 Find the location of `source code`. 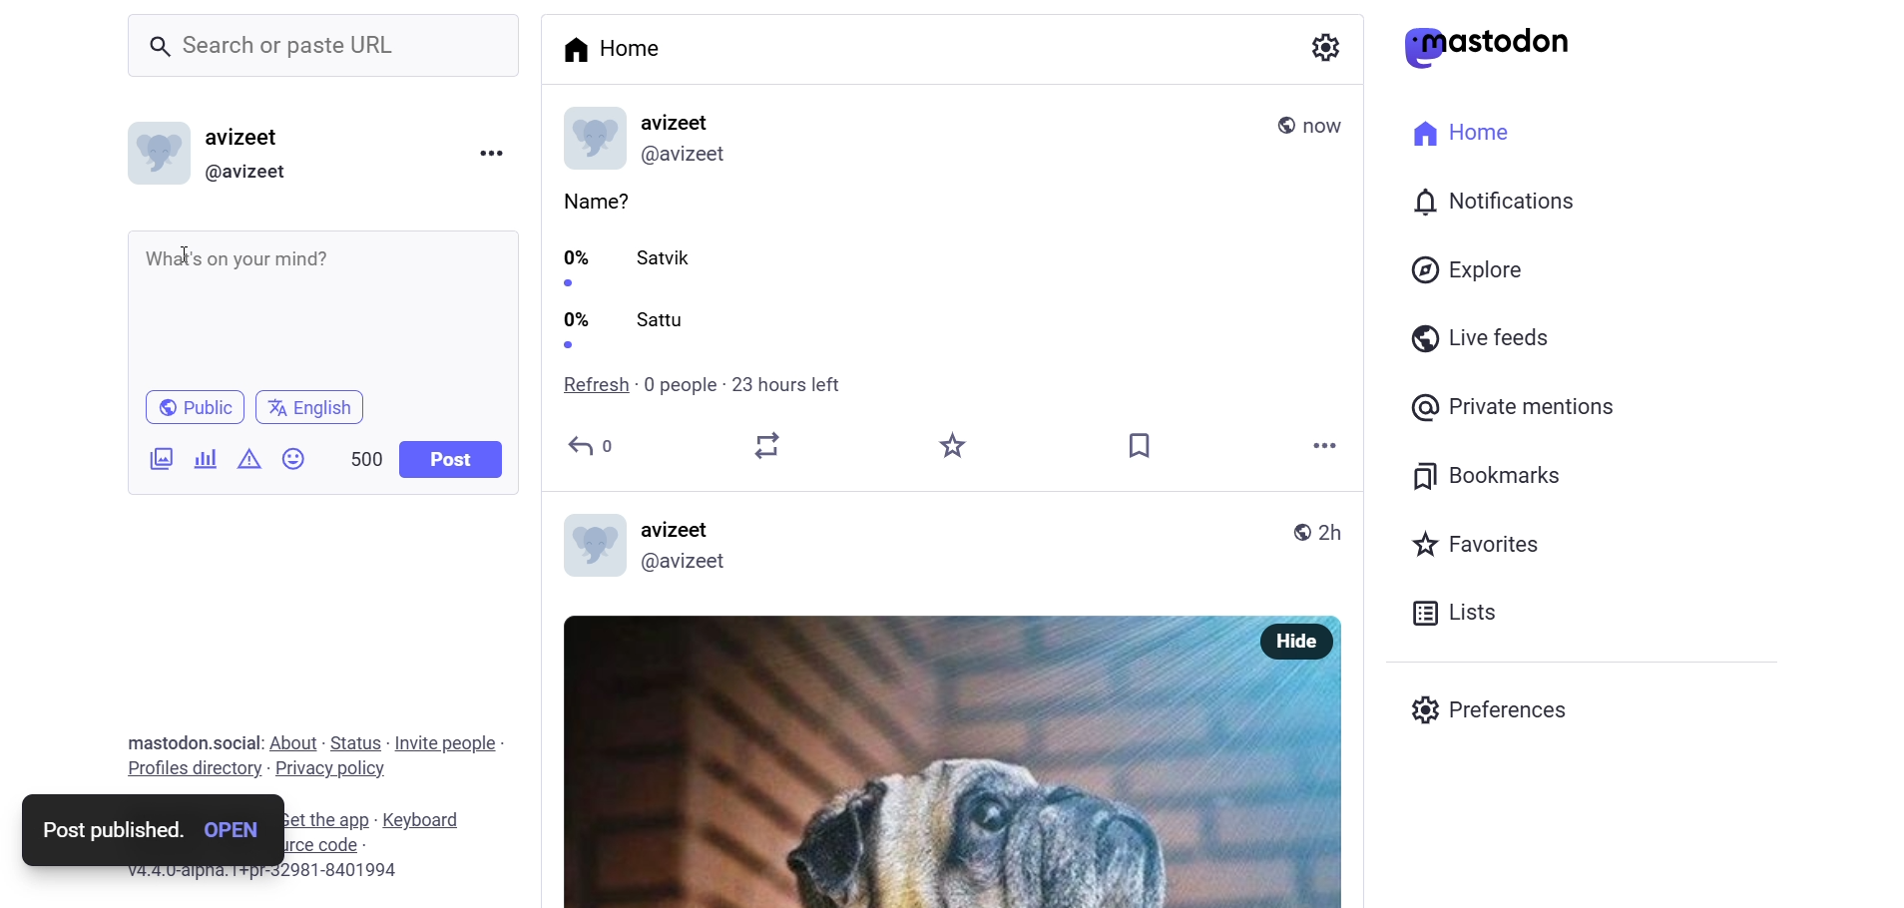

source code is located at coordinates (346, 845).